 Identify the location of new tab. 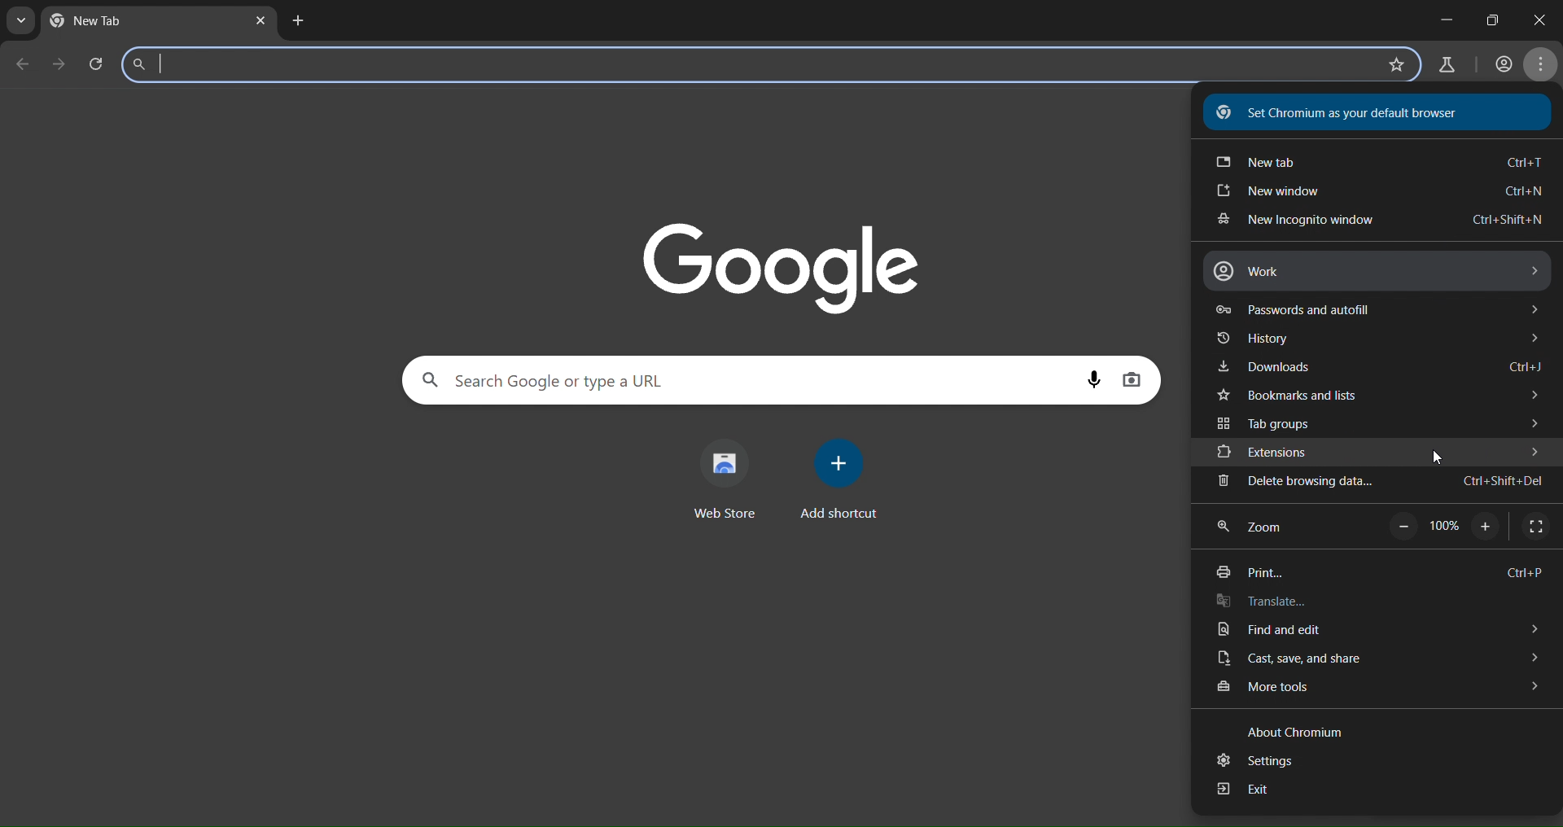
(1377, 161).